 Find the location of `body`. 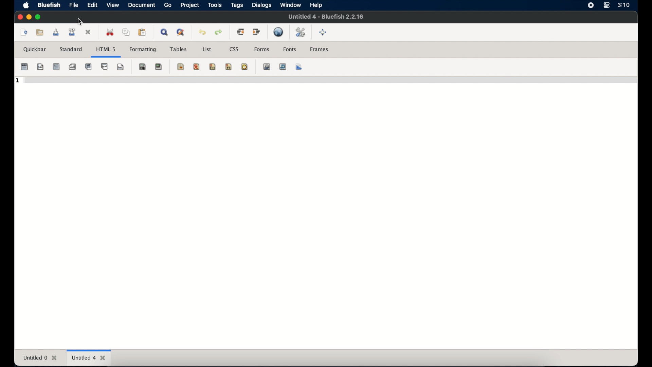

body is located at coordinates (40, 67).